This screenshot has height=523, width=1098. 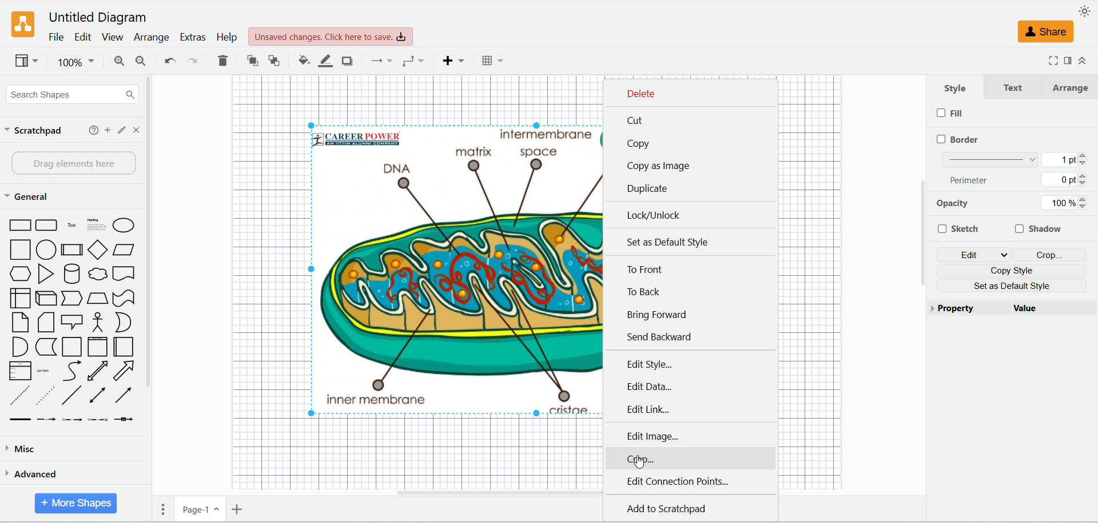 I want to click on copy, so click(x=646, y=145).